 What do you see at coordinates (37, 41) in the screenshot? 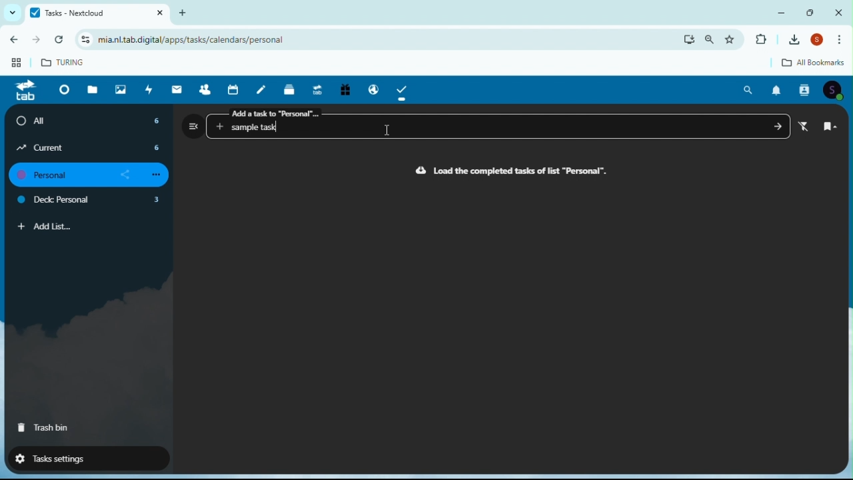
I see `fordward` at bounding box center [37, 41].